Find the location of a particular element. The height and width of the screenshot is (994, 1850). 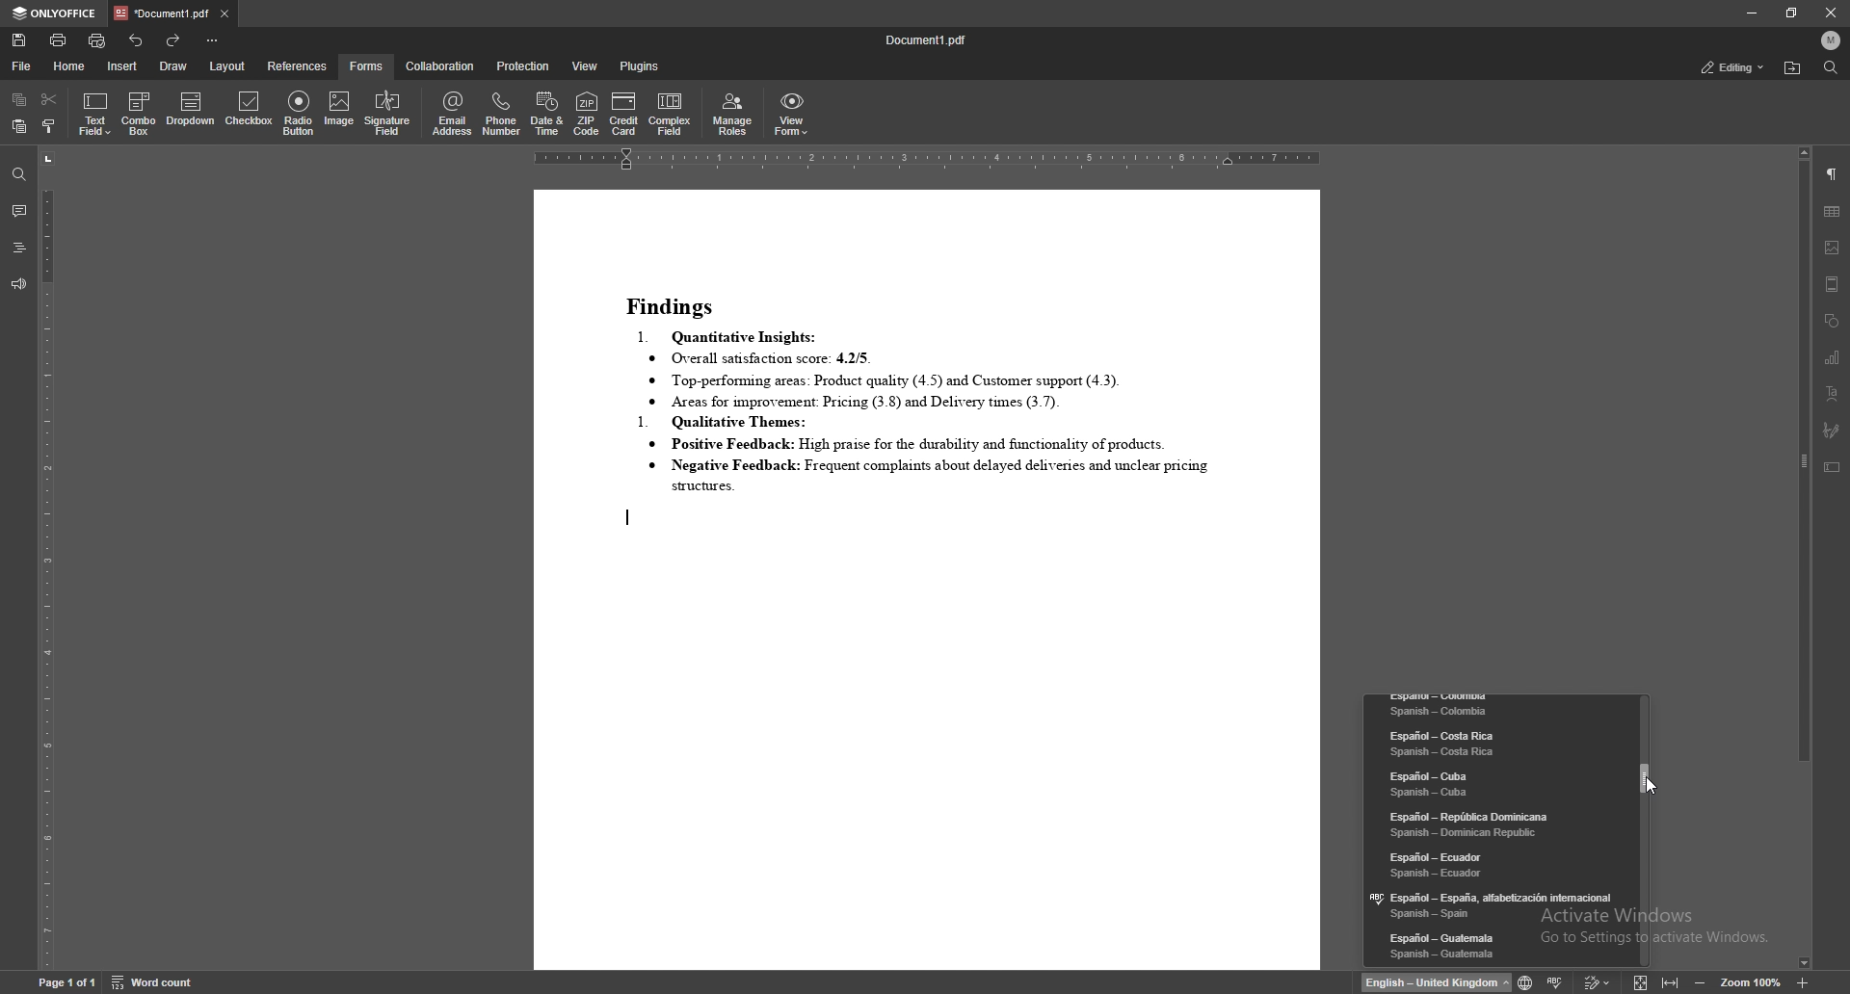

protection is located at coordinates (522, 66).